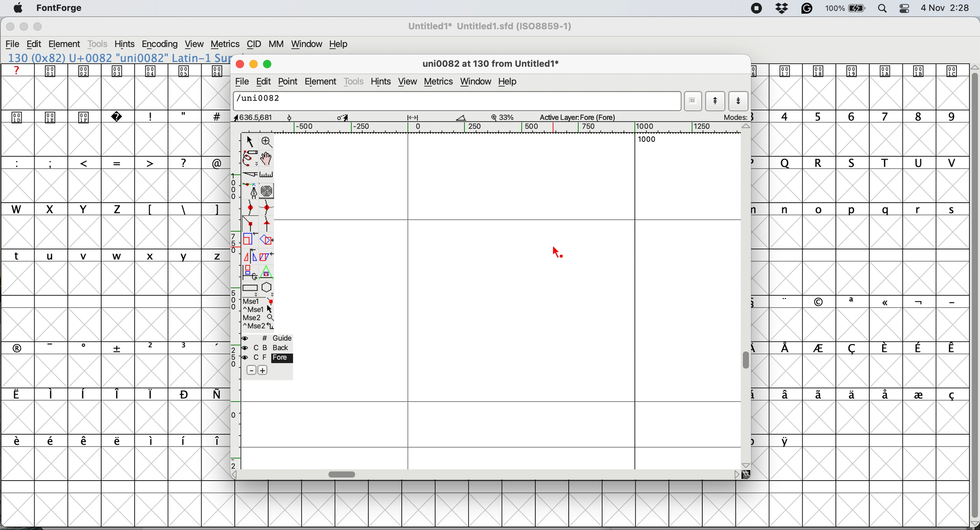 The image size is (980, 530). I want to click on vertical scale, so click(236, 300).